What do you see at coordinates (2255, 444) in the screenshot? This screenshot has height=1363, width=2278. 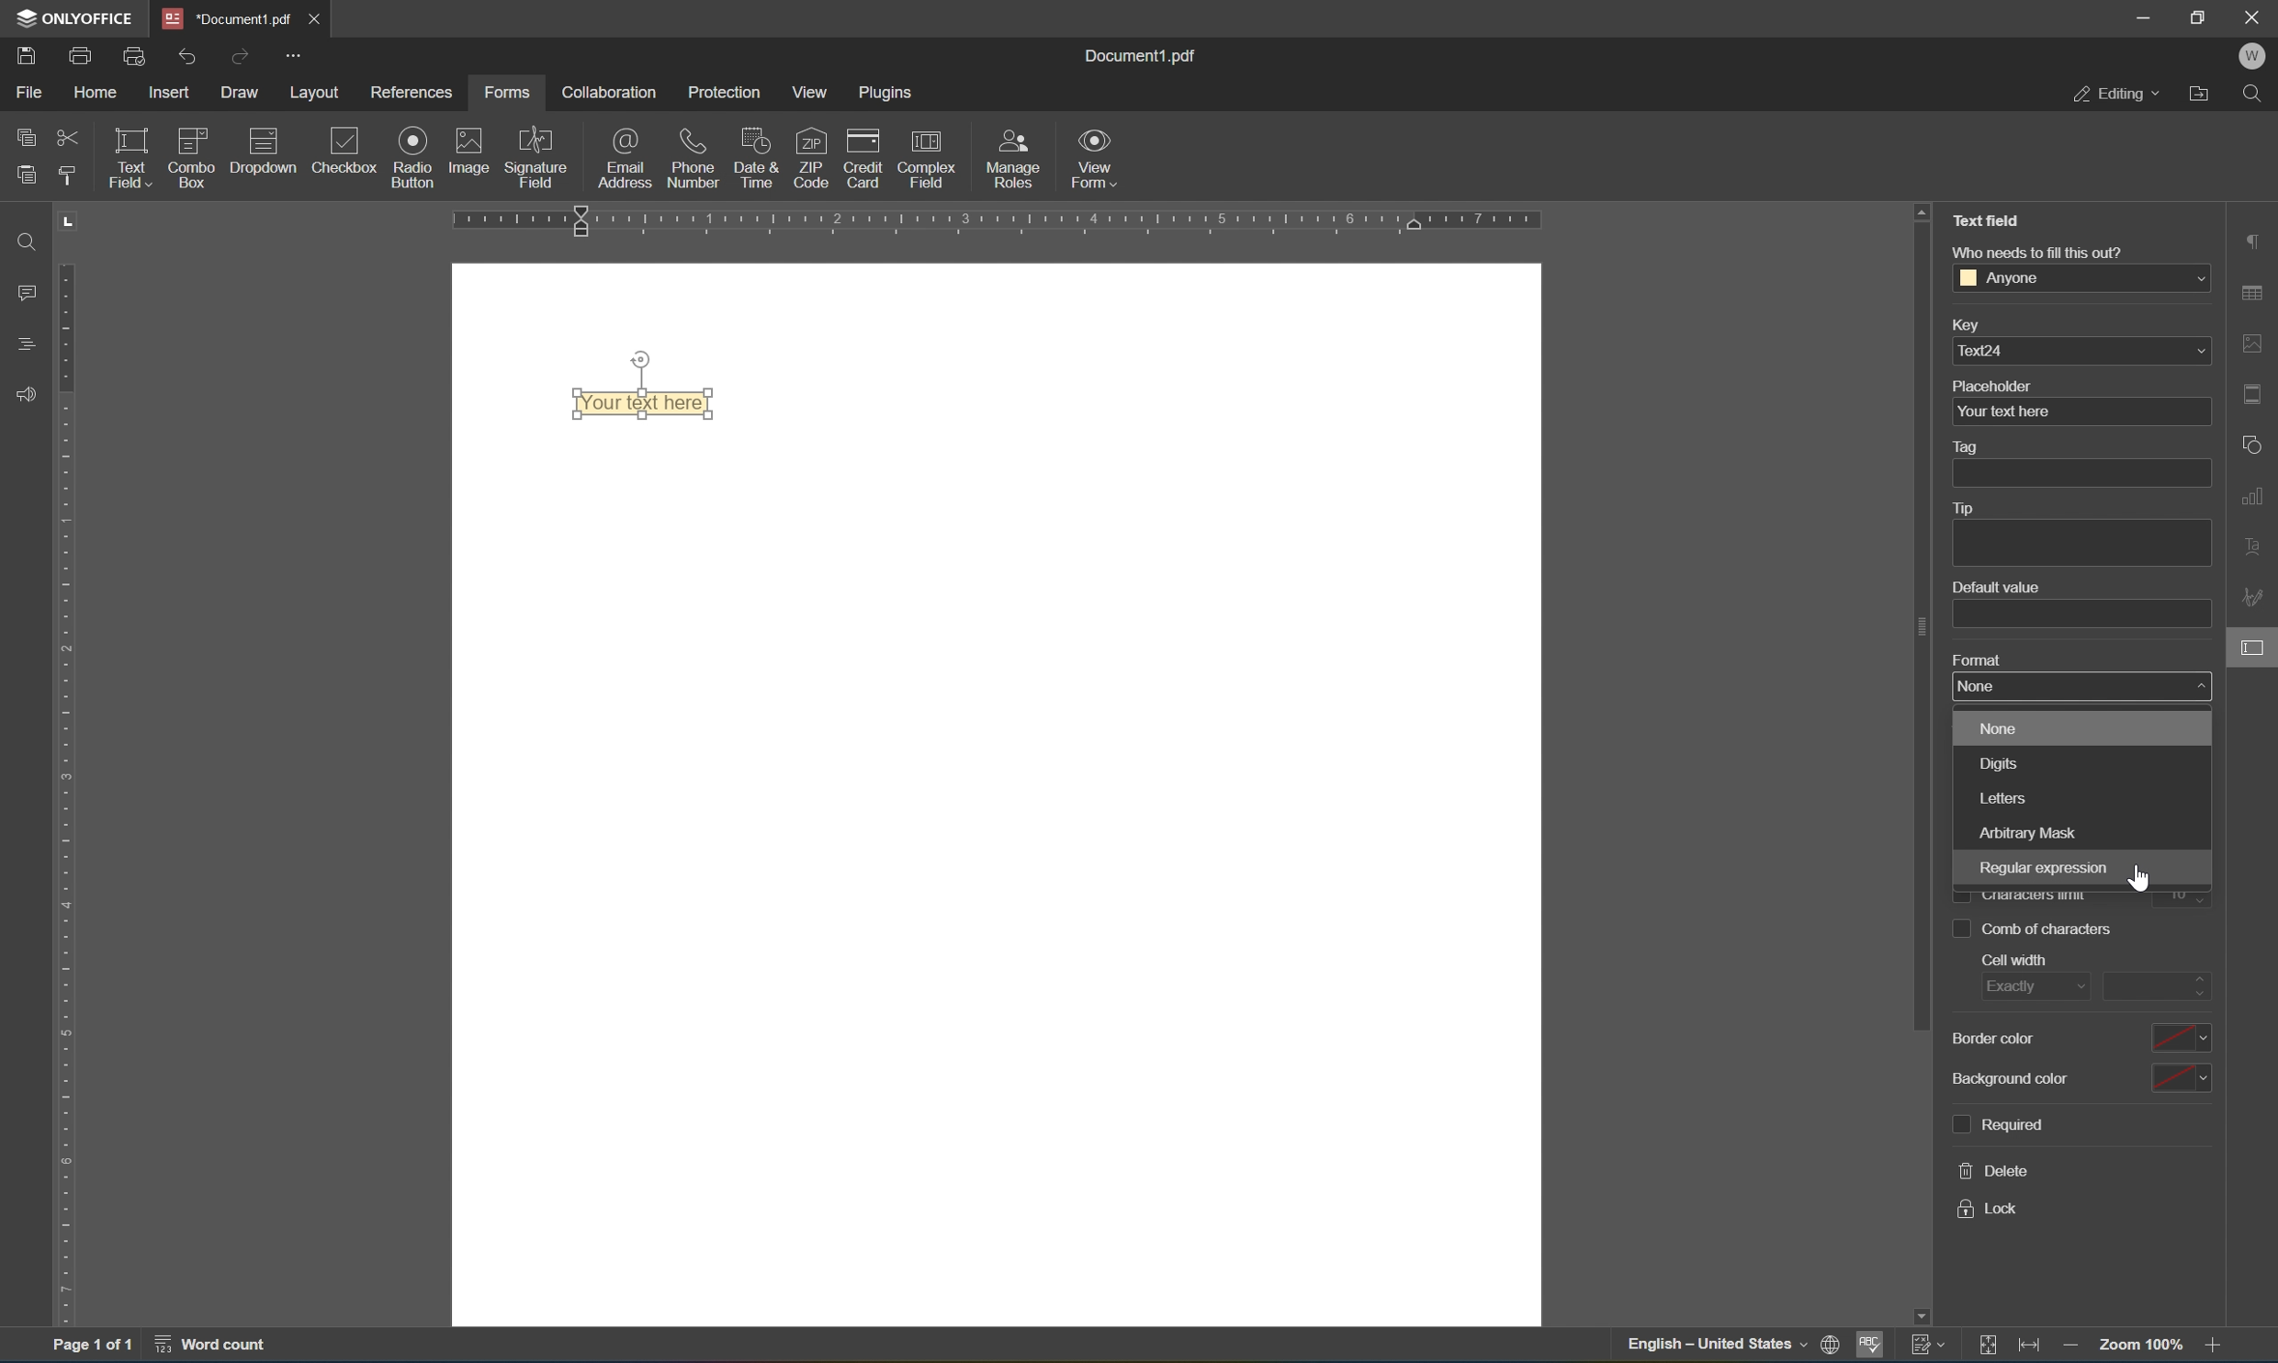 I see `shape settings` at bounding box center [2255, 444].